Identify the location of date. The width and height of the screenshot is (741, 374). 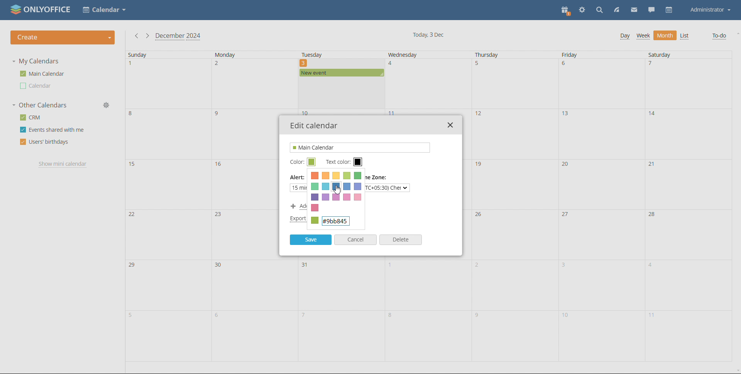
(166, 284).